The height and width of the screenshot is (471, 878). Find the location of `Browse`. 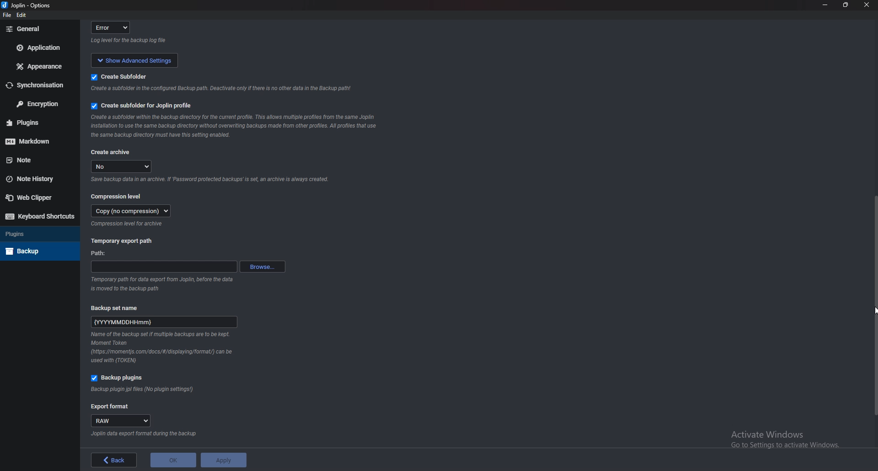

Browse is located at coordinates (262, 266).